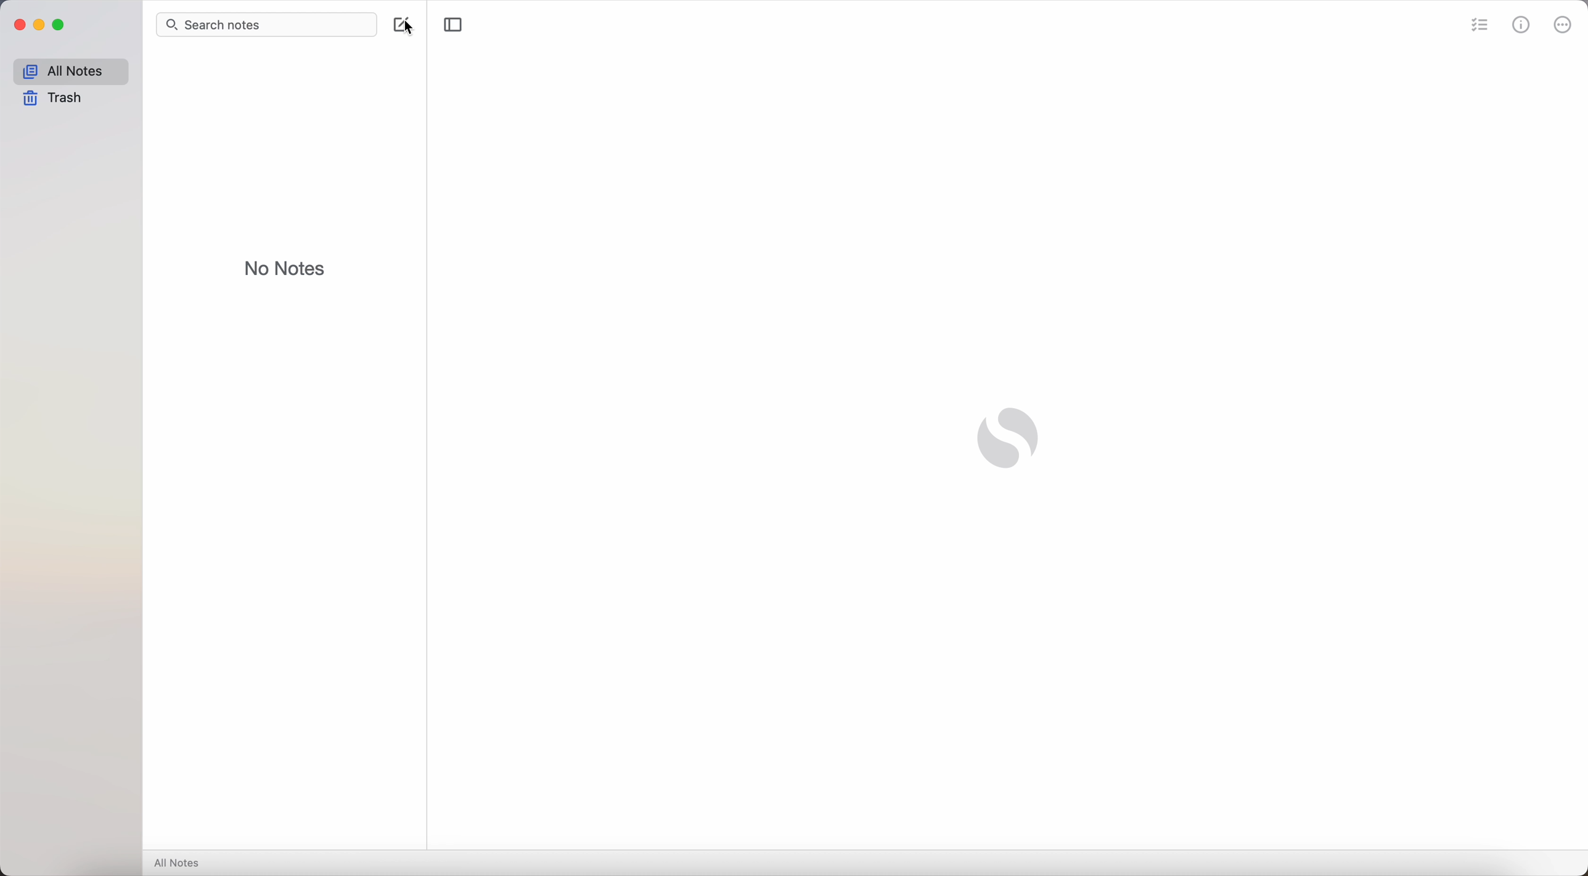 The width and height of the screenshot is (1588, 876). What do you see at coordinates (17, 25) in the screenshot?
I see `close Simplenote` at bounding box center [17, 25].